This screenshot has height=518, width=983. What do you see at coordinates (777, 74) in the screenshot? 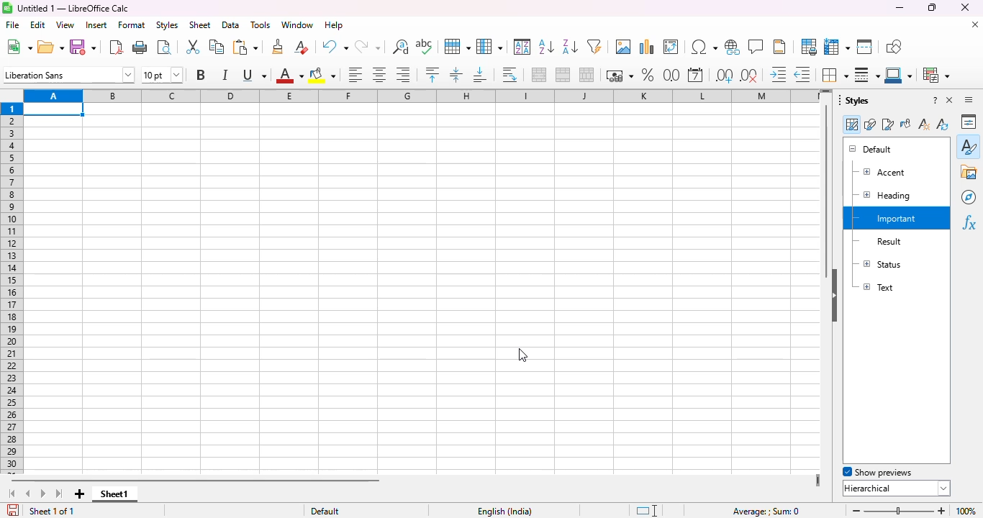
I see `increase indent` at bounding box center [777, 74].